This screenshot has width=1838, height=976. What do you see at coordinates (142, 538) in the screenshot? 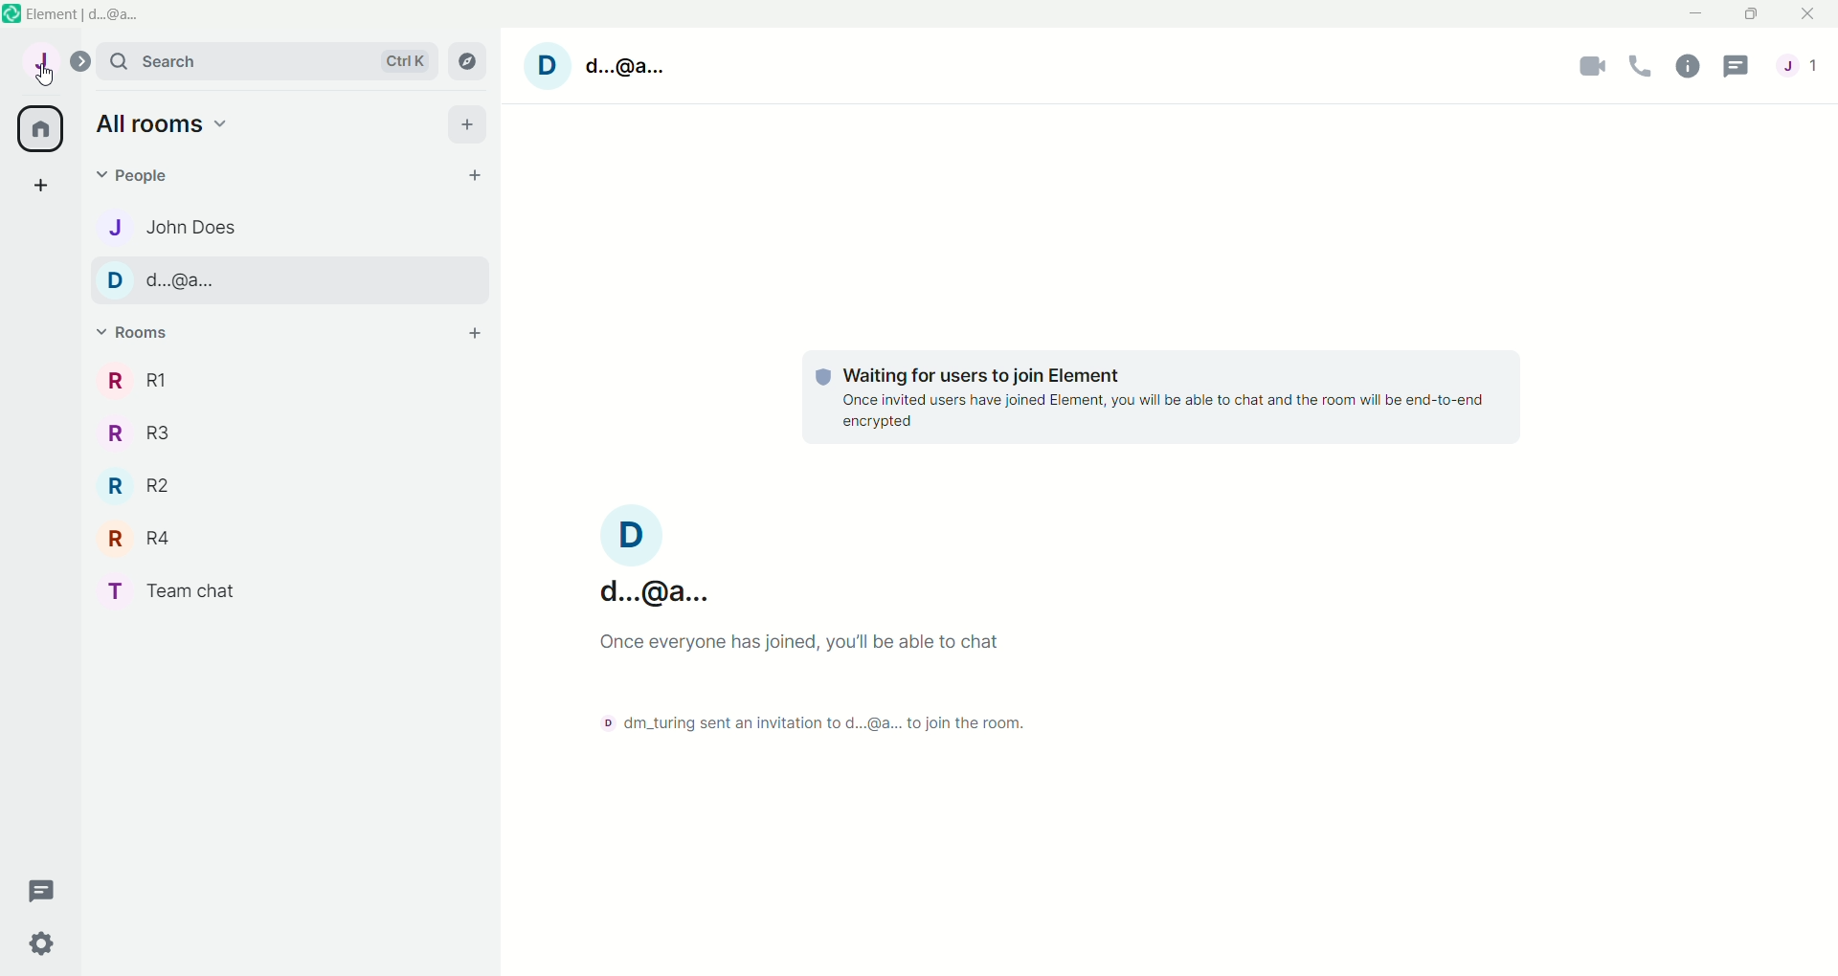
I see `R R4` at bounding box center [142, 538].